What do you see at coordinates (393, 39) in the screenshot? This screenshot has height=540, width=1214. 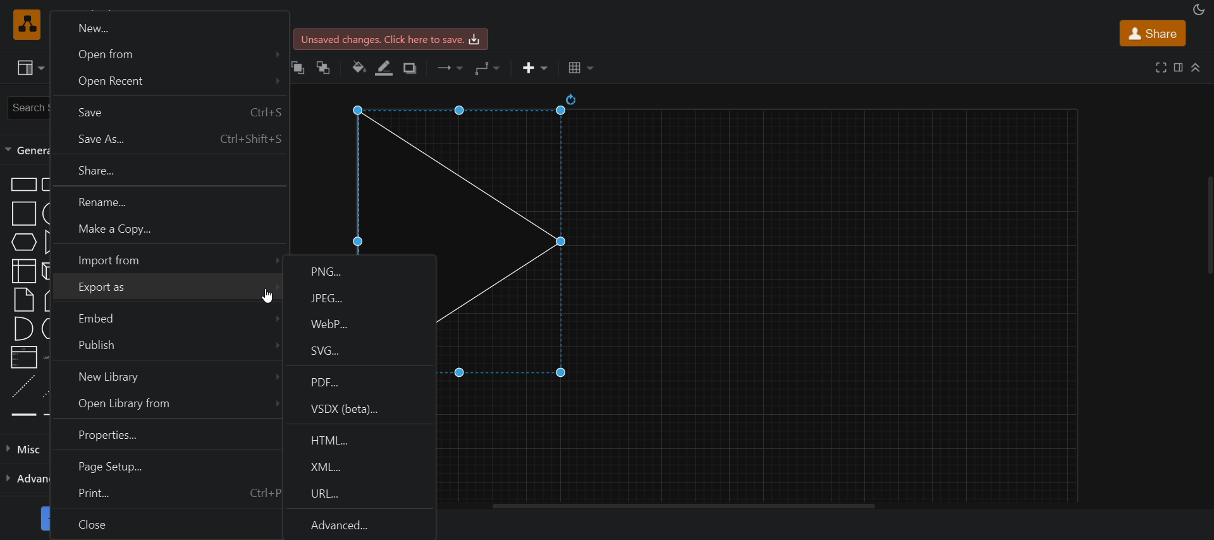 I see `save` at bounding box center [393, 39].